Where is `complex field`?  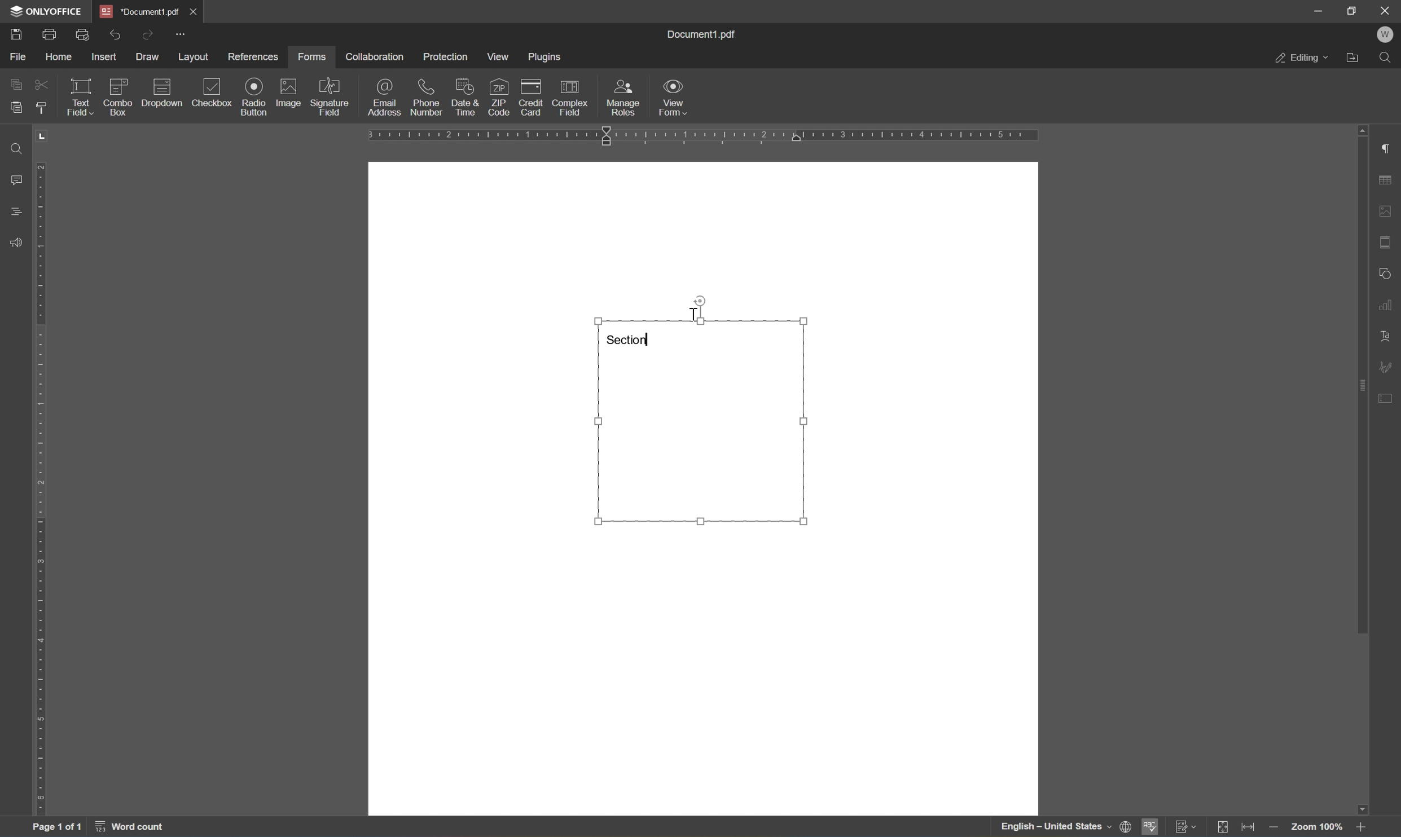 complex field is located at coordinates (571, 96).